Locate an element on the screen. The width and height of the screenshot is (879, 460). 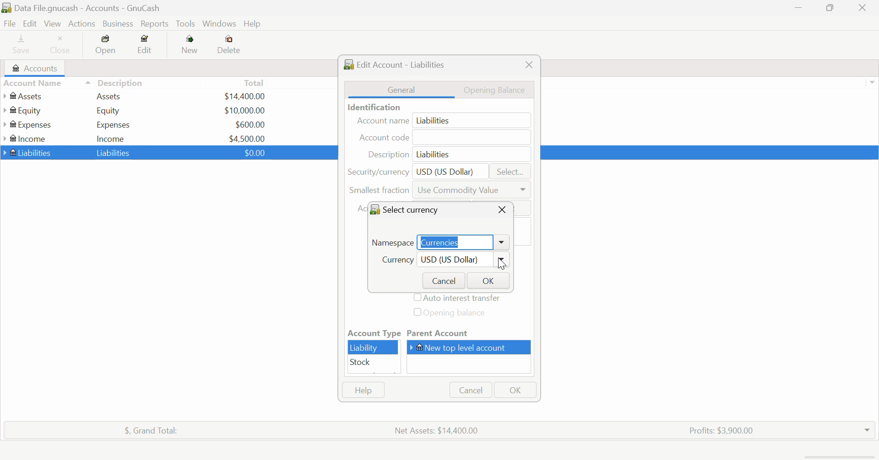
Open is located at coordinates (107, 46).